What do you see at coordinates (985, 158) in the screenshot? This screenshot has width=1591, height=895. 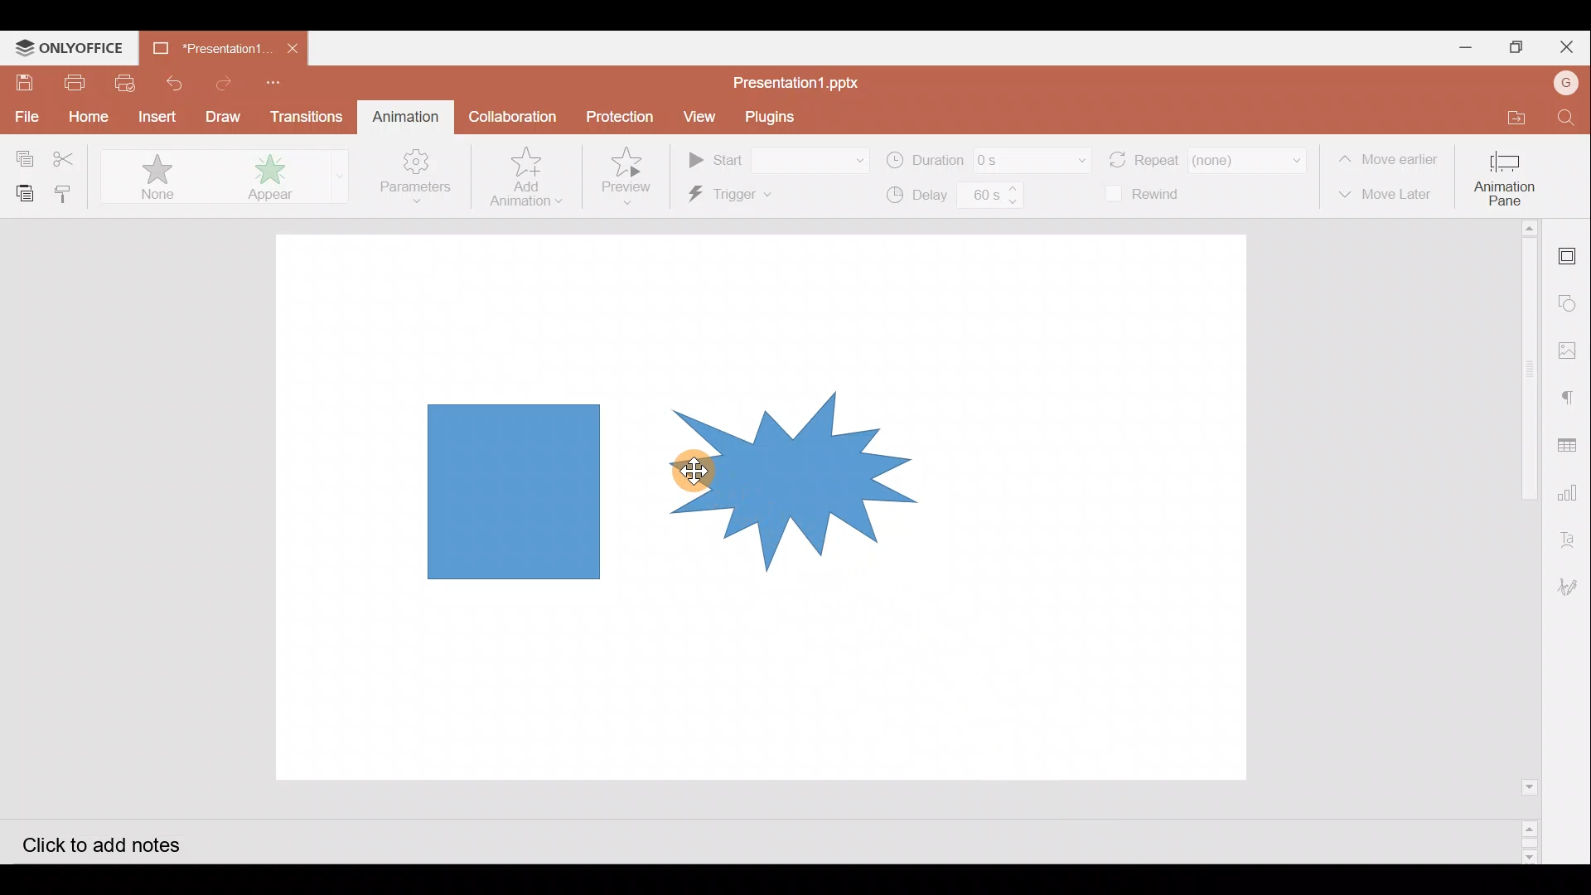 I see `Duration` at bounding box center [985, 158].